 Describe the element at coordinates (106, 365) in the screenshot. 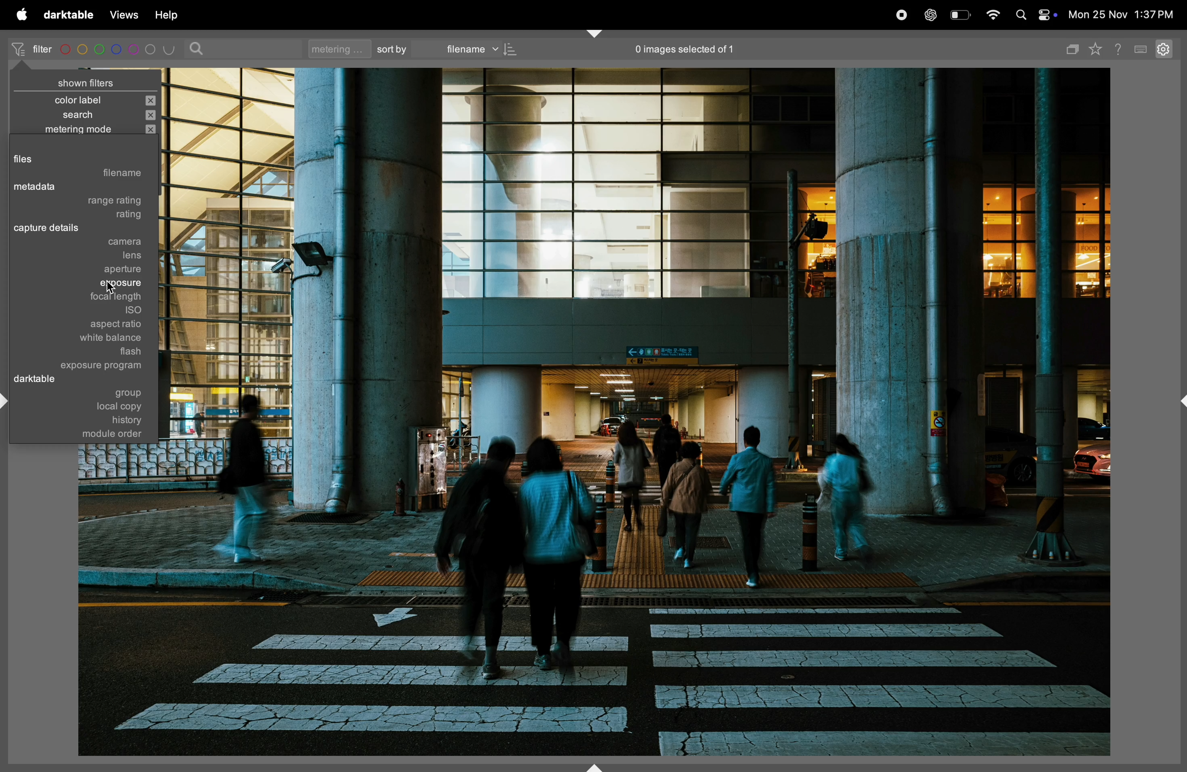

I see `explosure program` at that location.